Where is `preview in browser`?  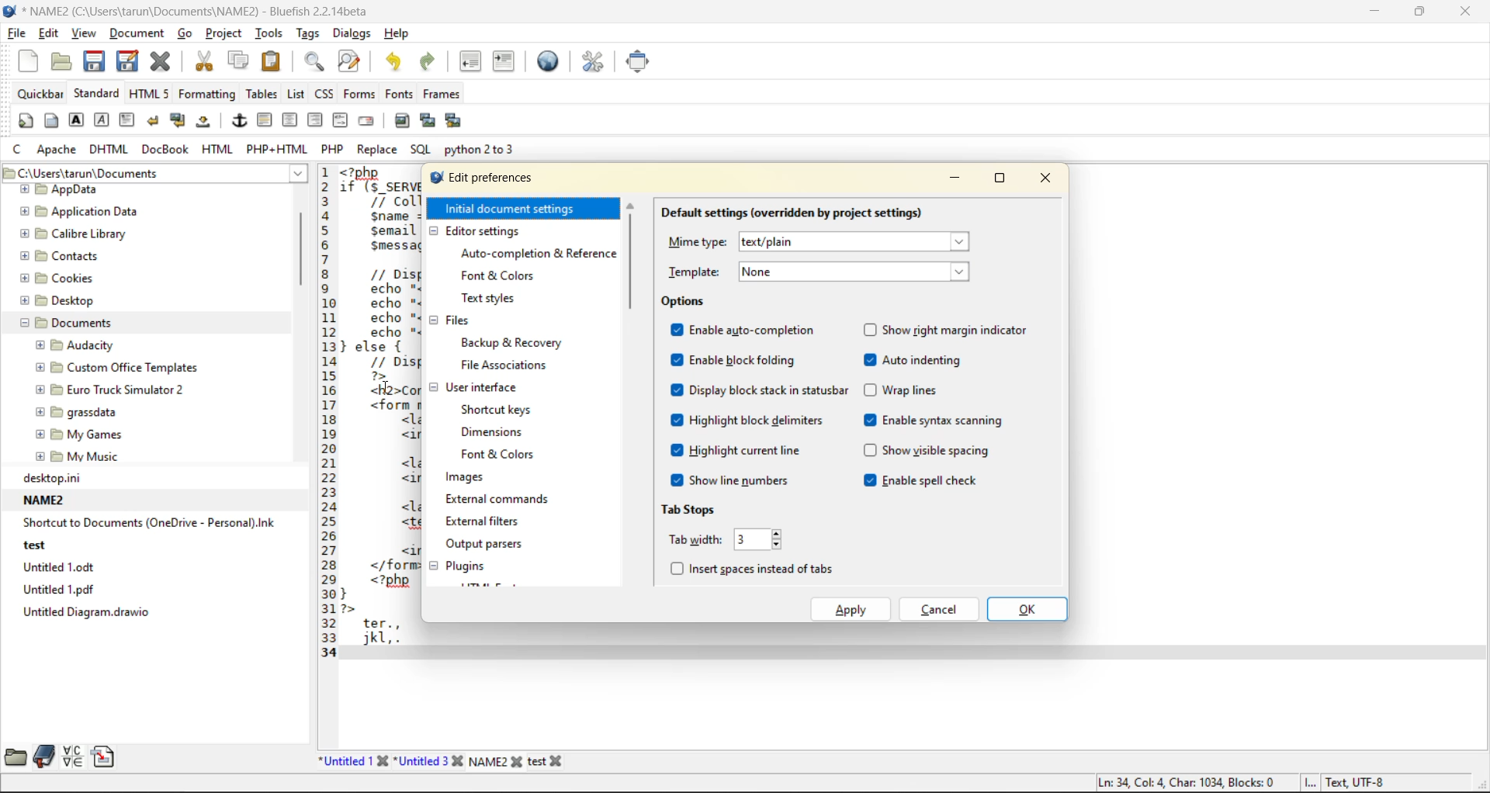 preview in browser is located at coordinates (549, 61).